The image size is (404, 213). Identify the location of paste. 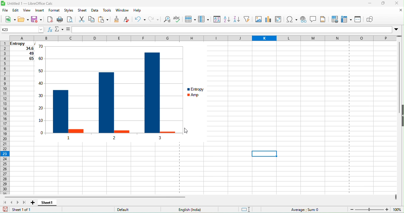
(105, 19).